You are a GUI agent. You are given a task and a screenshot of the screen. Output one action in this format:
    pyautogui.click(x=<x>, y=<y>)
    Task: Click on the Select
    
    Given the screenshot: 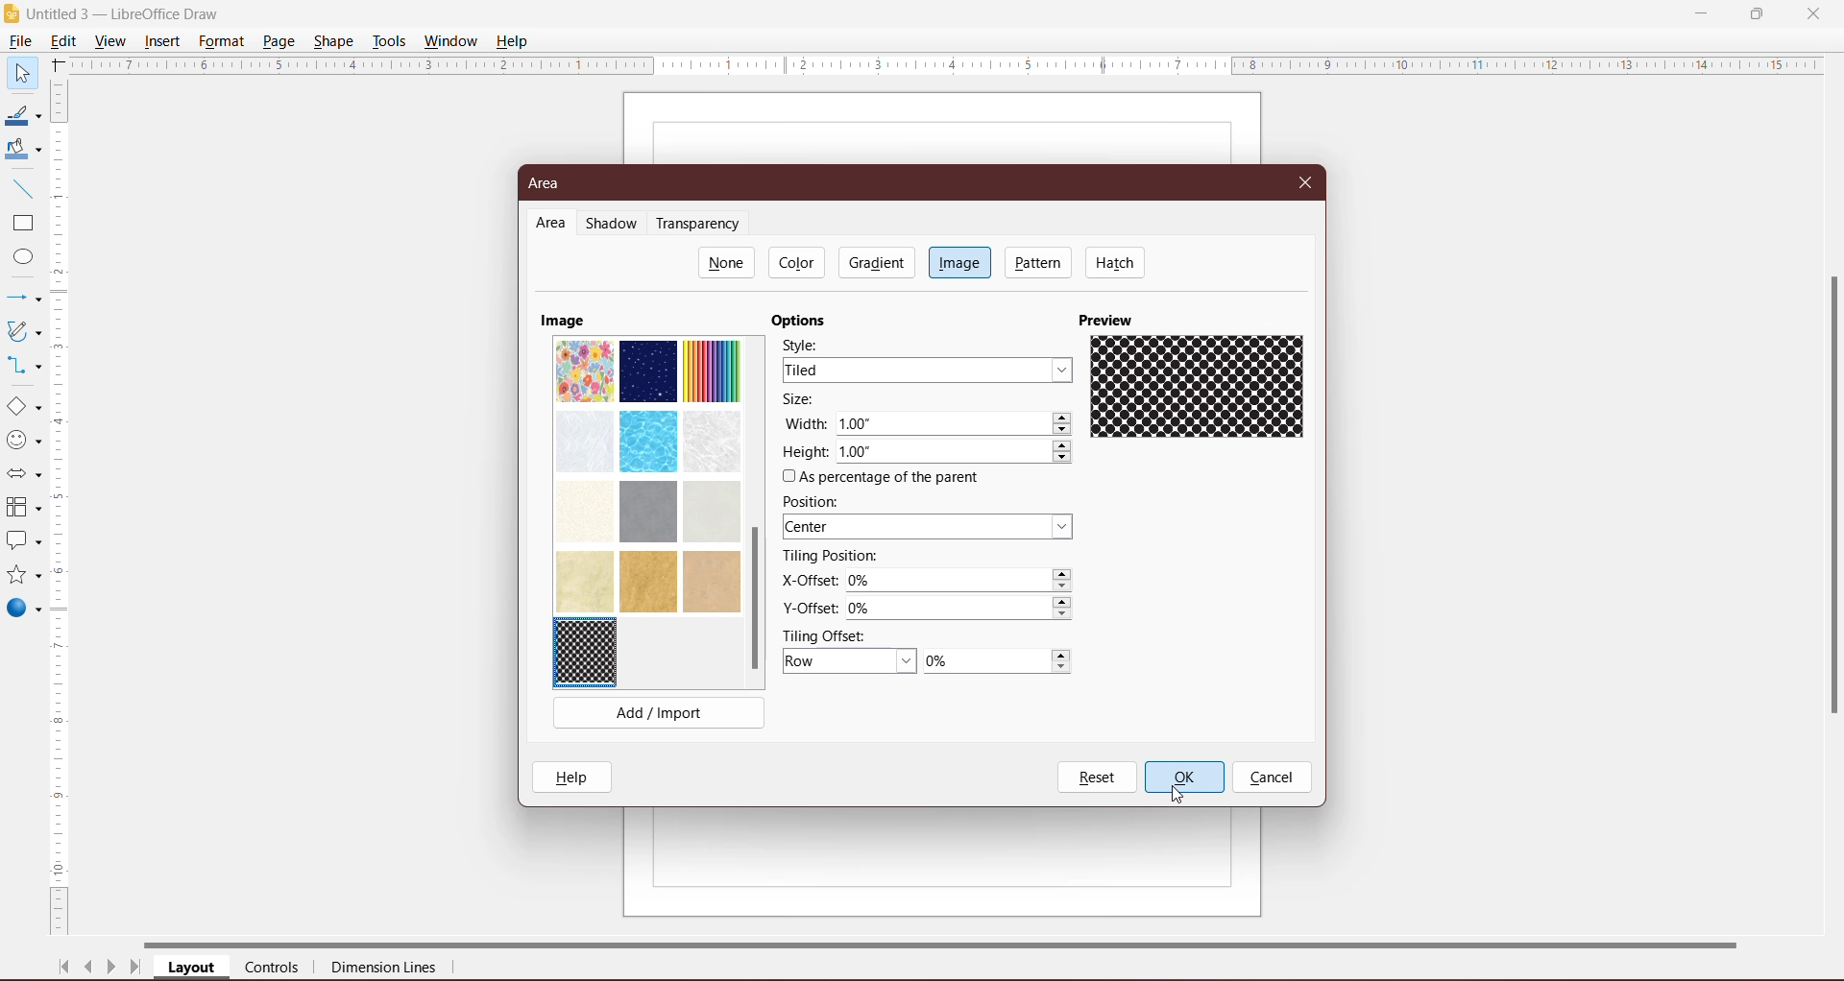 What is the action you would take?
    pyautogui.click(x=21, y=72)
    